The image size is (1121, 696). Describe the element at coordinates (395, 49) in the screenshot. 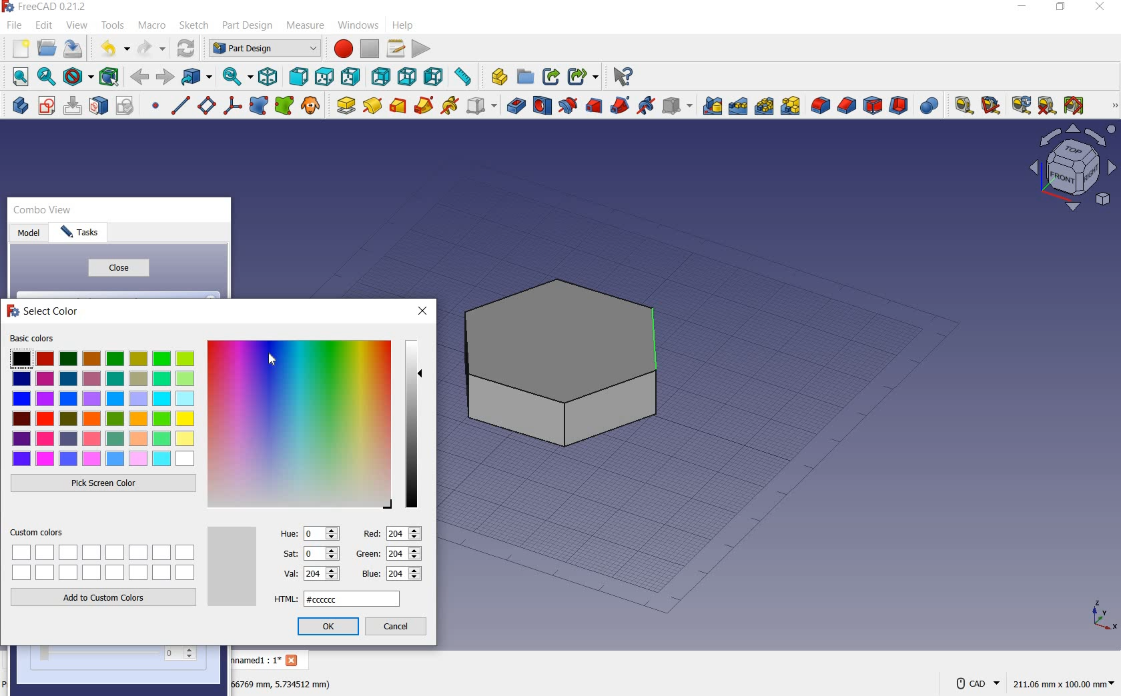

I see `macros` at that location.